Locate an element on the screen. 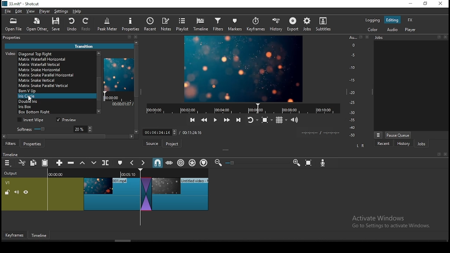  transition option is located at coordinates (56, 64).